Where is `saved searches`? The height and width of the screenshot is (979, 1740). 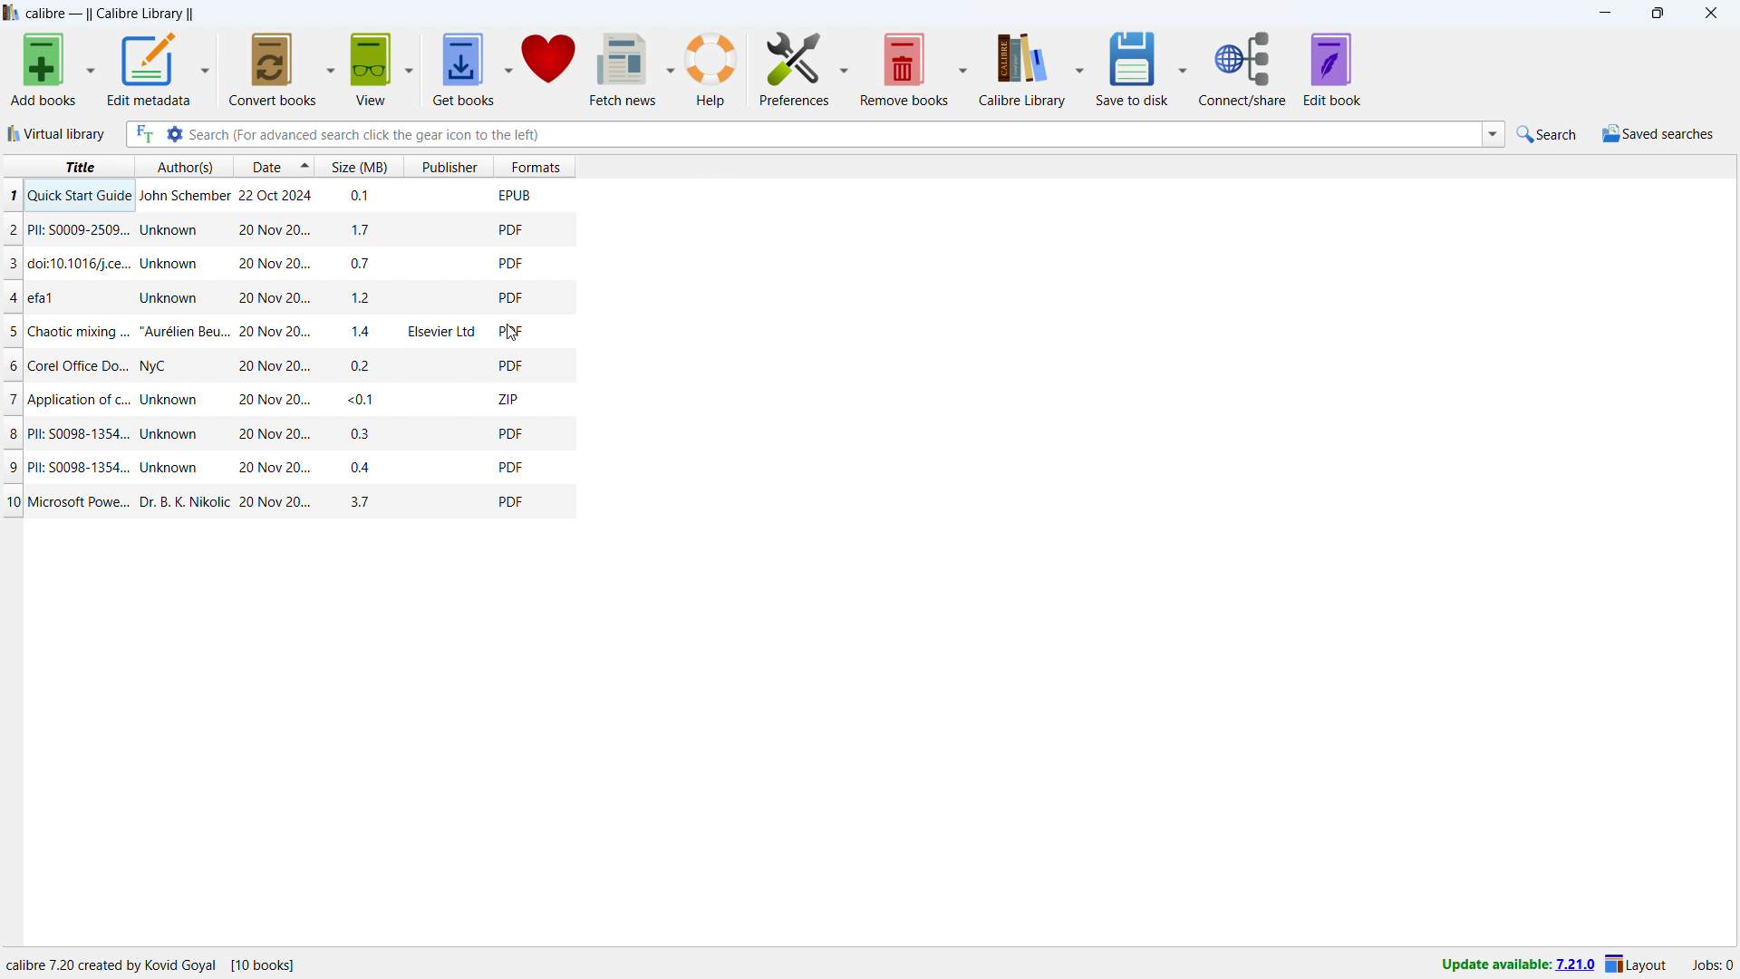
saved searches is located at coordinates (1658, 134).